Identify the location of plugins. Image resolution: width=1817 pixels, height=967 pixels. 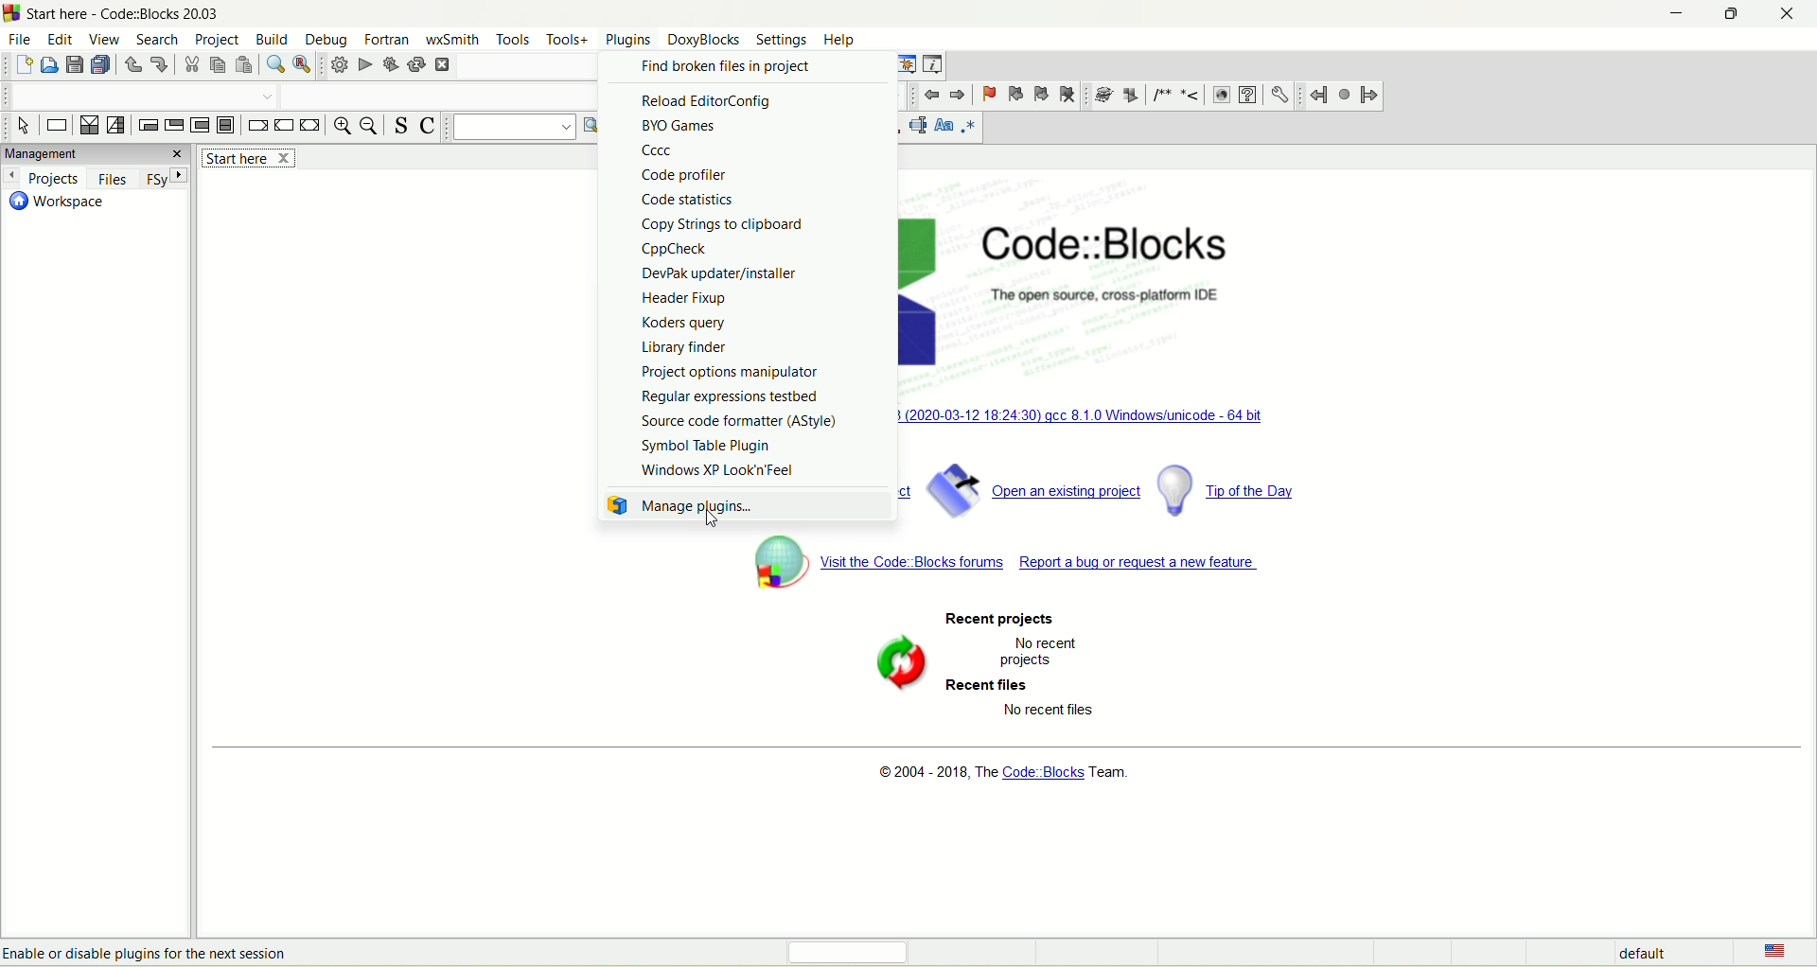
(631, 39).